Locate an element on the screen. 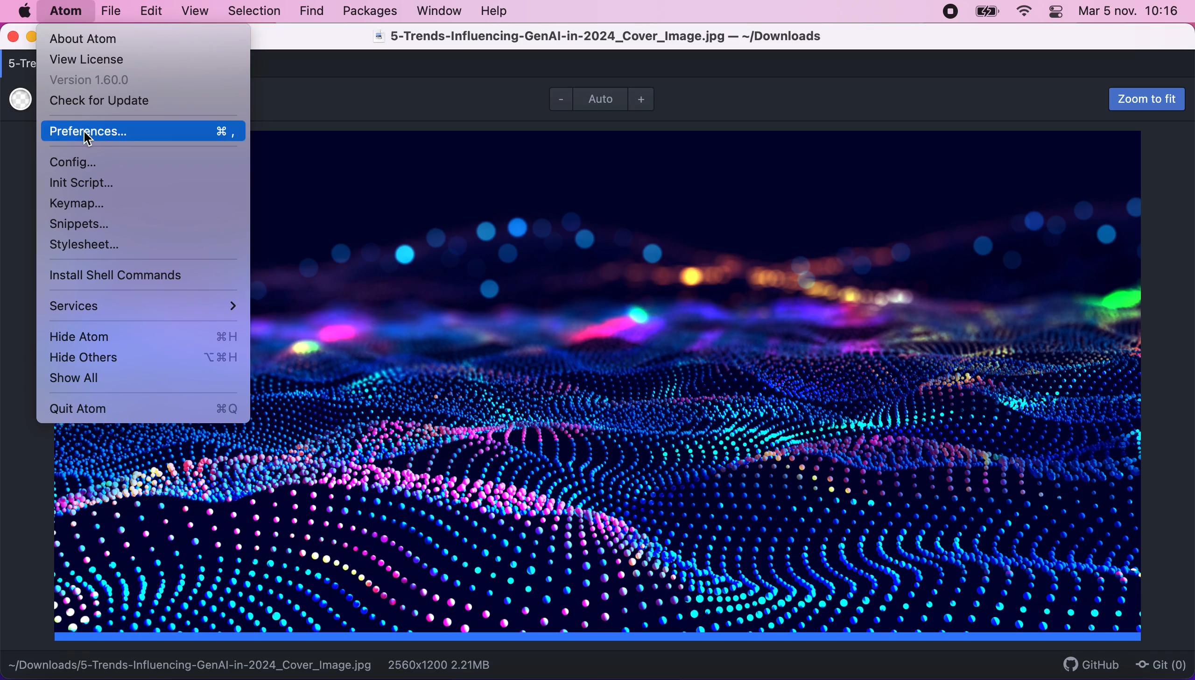  minimize is located at coordinates (31, 38).